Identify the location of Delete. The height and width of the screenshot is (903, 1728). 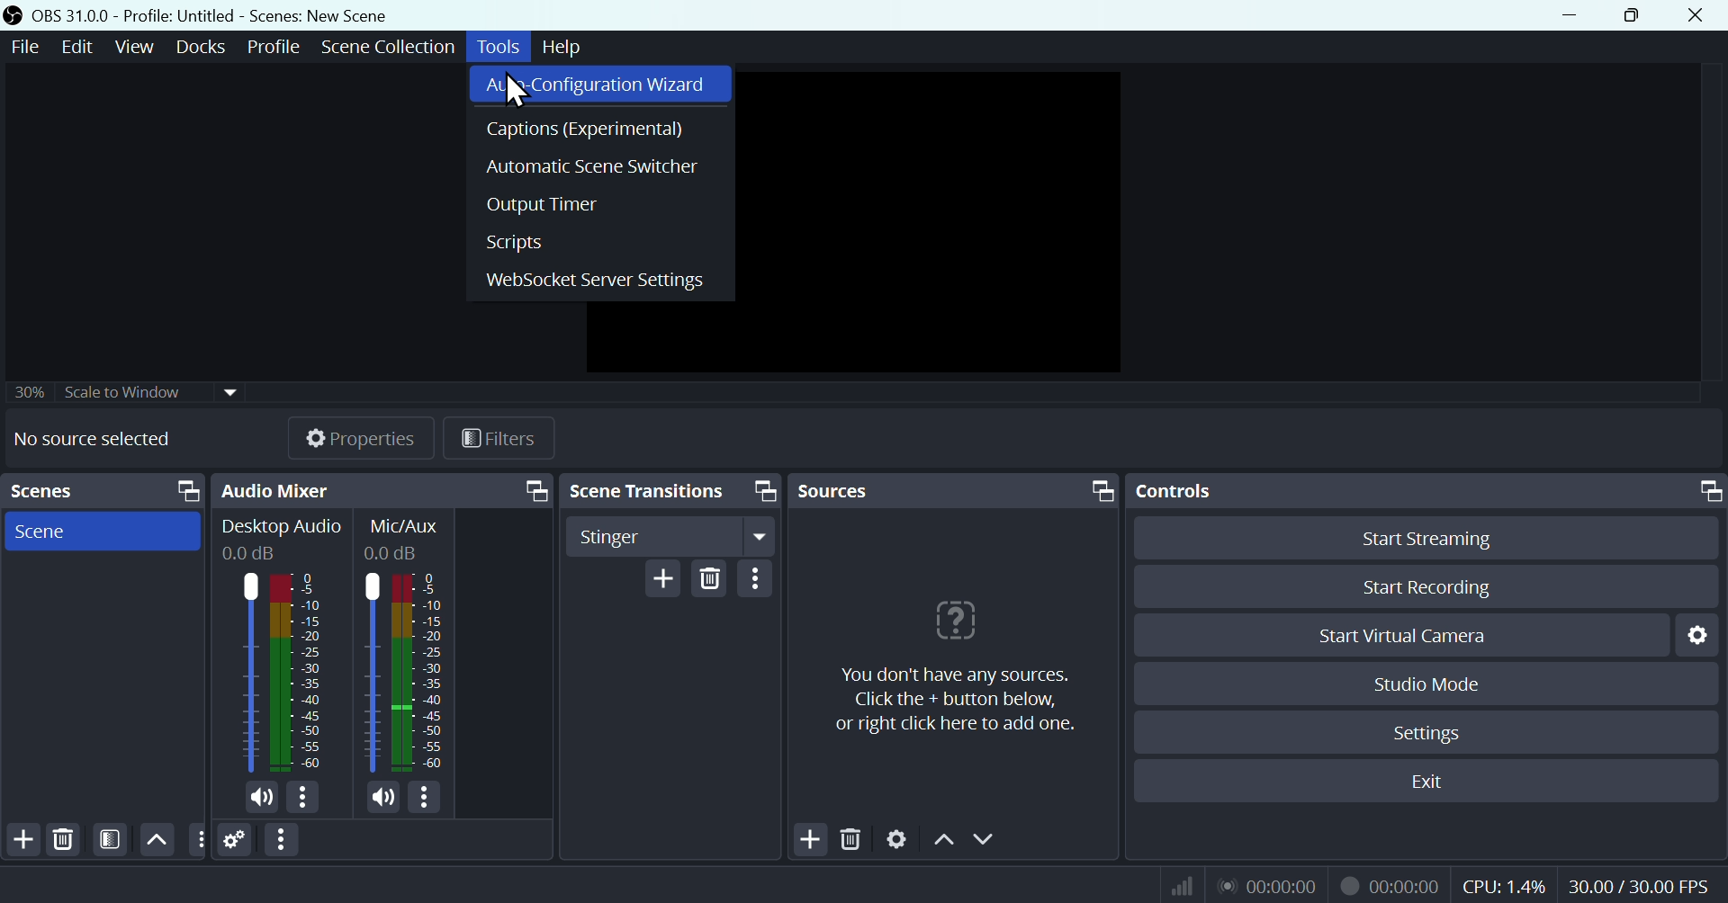
(851, 836).